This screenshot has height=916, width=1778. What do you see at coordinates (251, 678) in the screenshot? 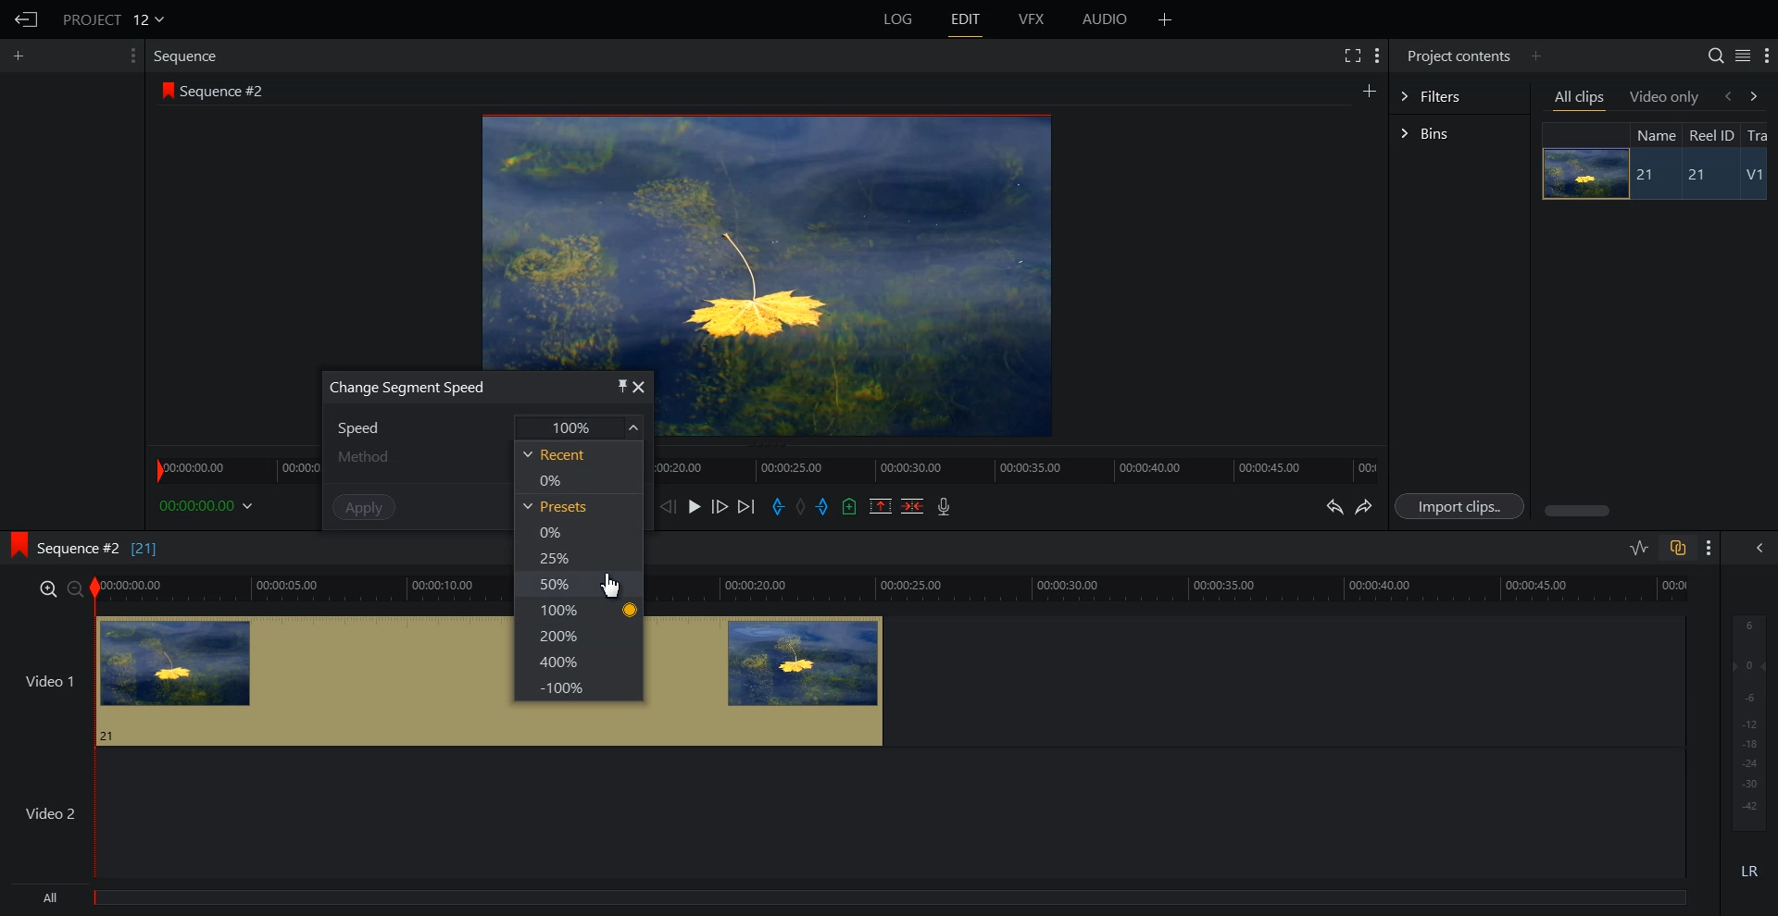
I see `video 1` at bounding box center [251, 678].